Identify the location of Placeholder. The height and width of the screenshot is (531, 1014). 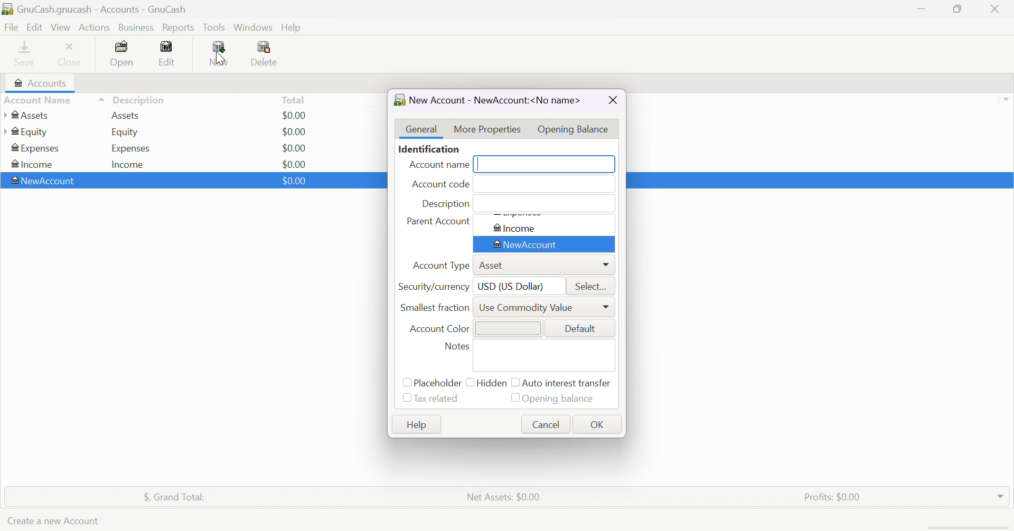
(439, 384).